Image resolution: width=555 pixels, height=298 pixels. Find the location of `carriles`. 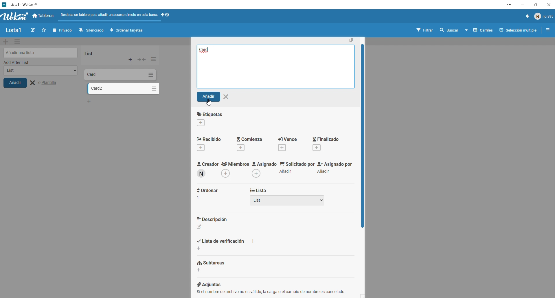

carriles is located at coordinates (479, 30).